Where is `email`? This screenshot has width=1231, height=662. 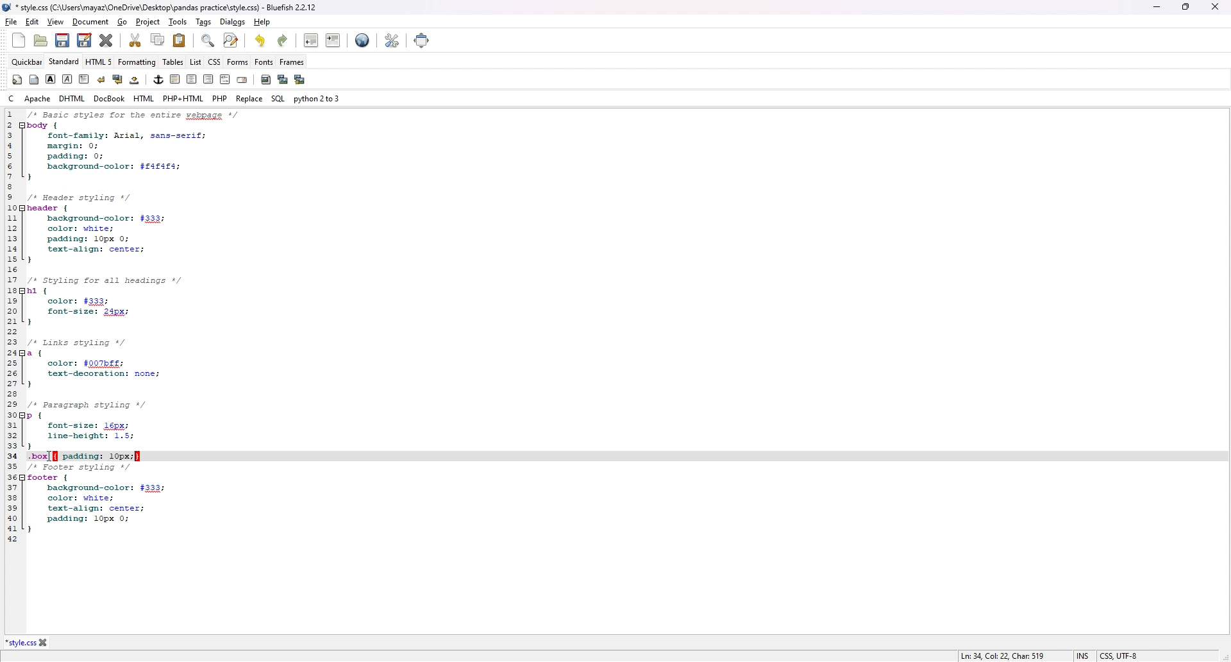 email is located at coordinates (242, 80).